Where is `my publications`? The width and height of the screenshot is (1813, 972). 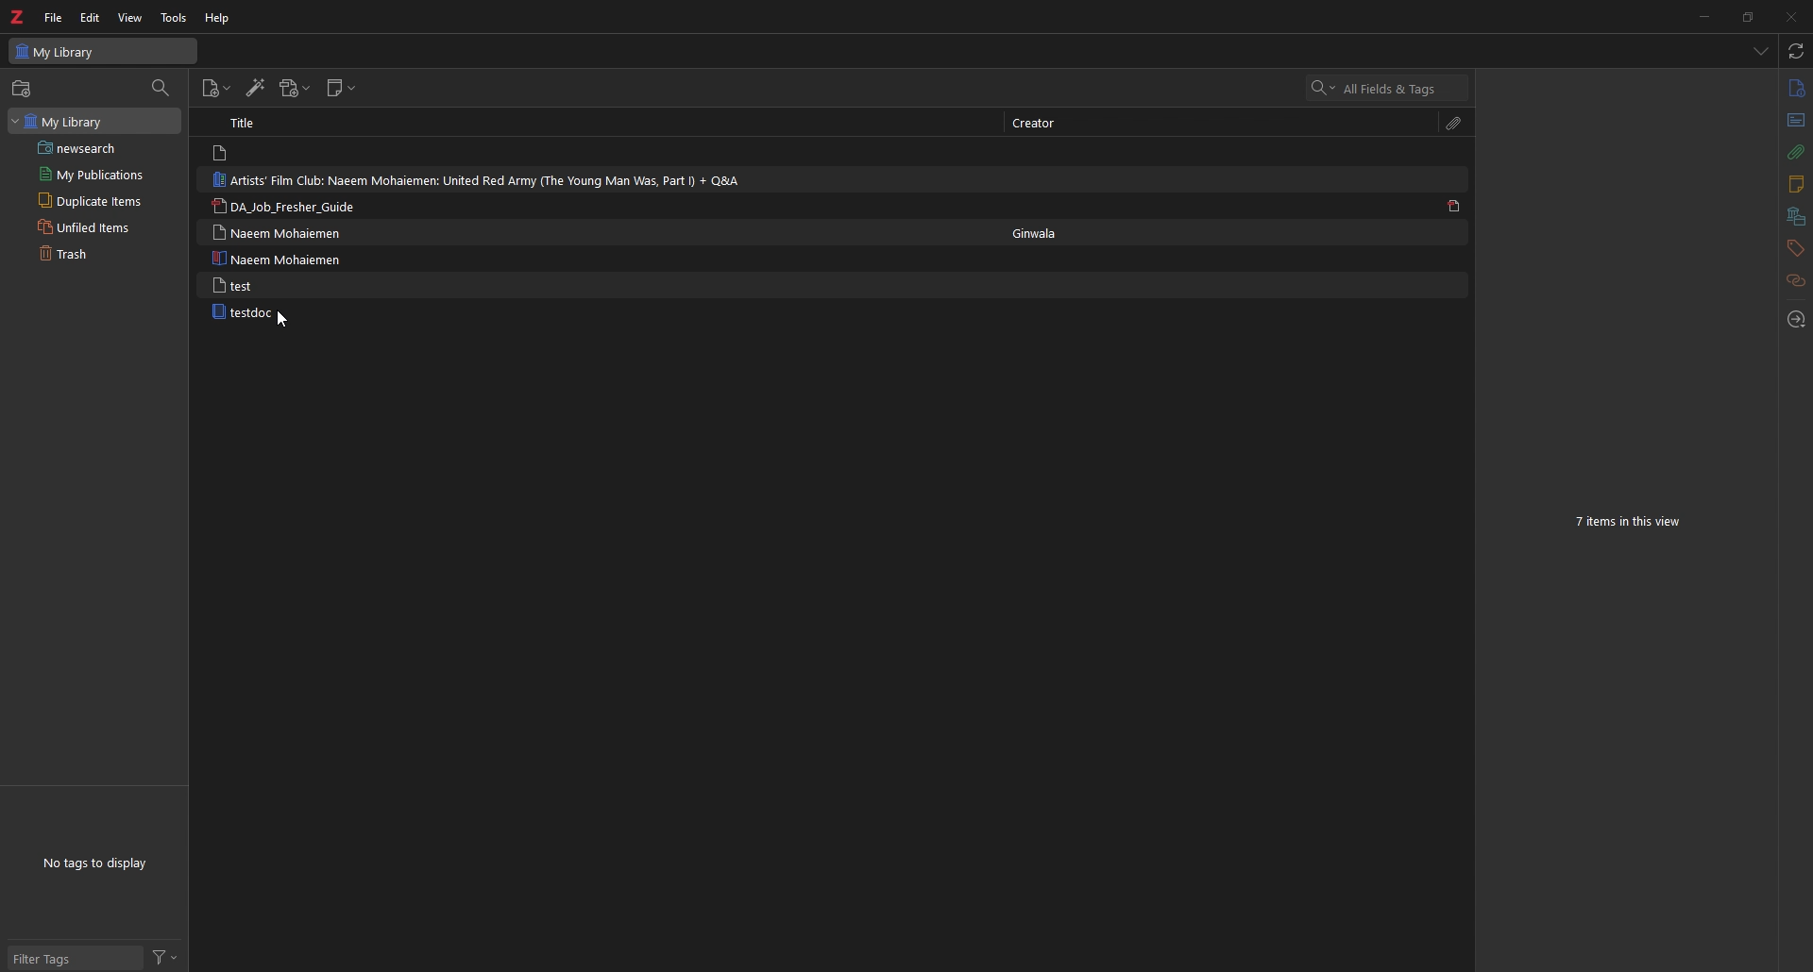
my publications is located at coordinates (93, 174).